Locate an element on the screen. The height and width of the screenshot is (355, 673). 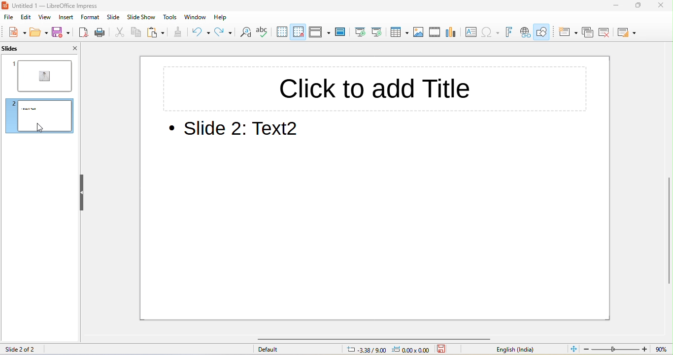
redo is located at coordinates (225, 33).